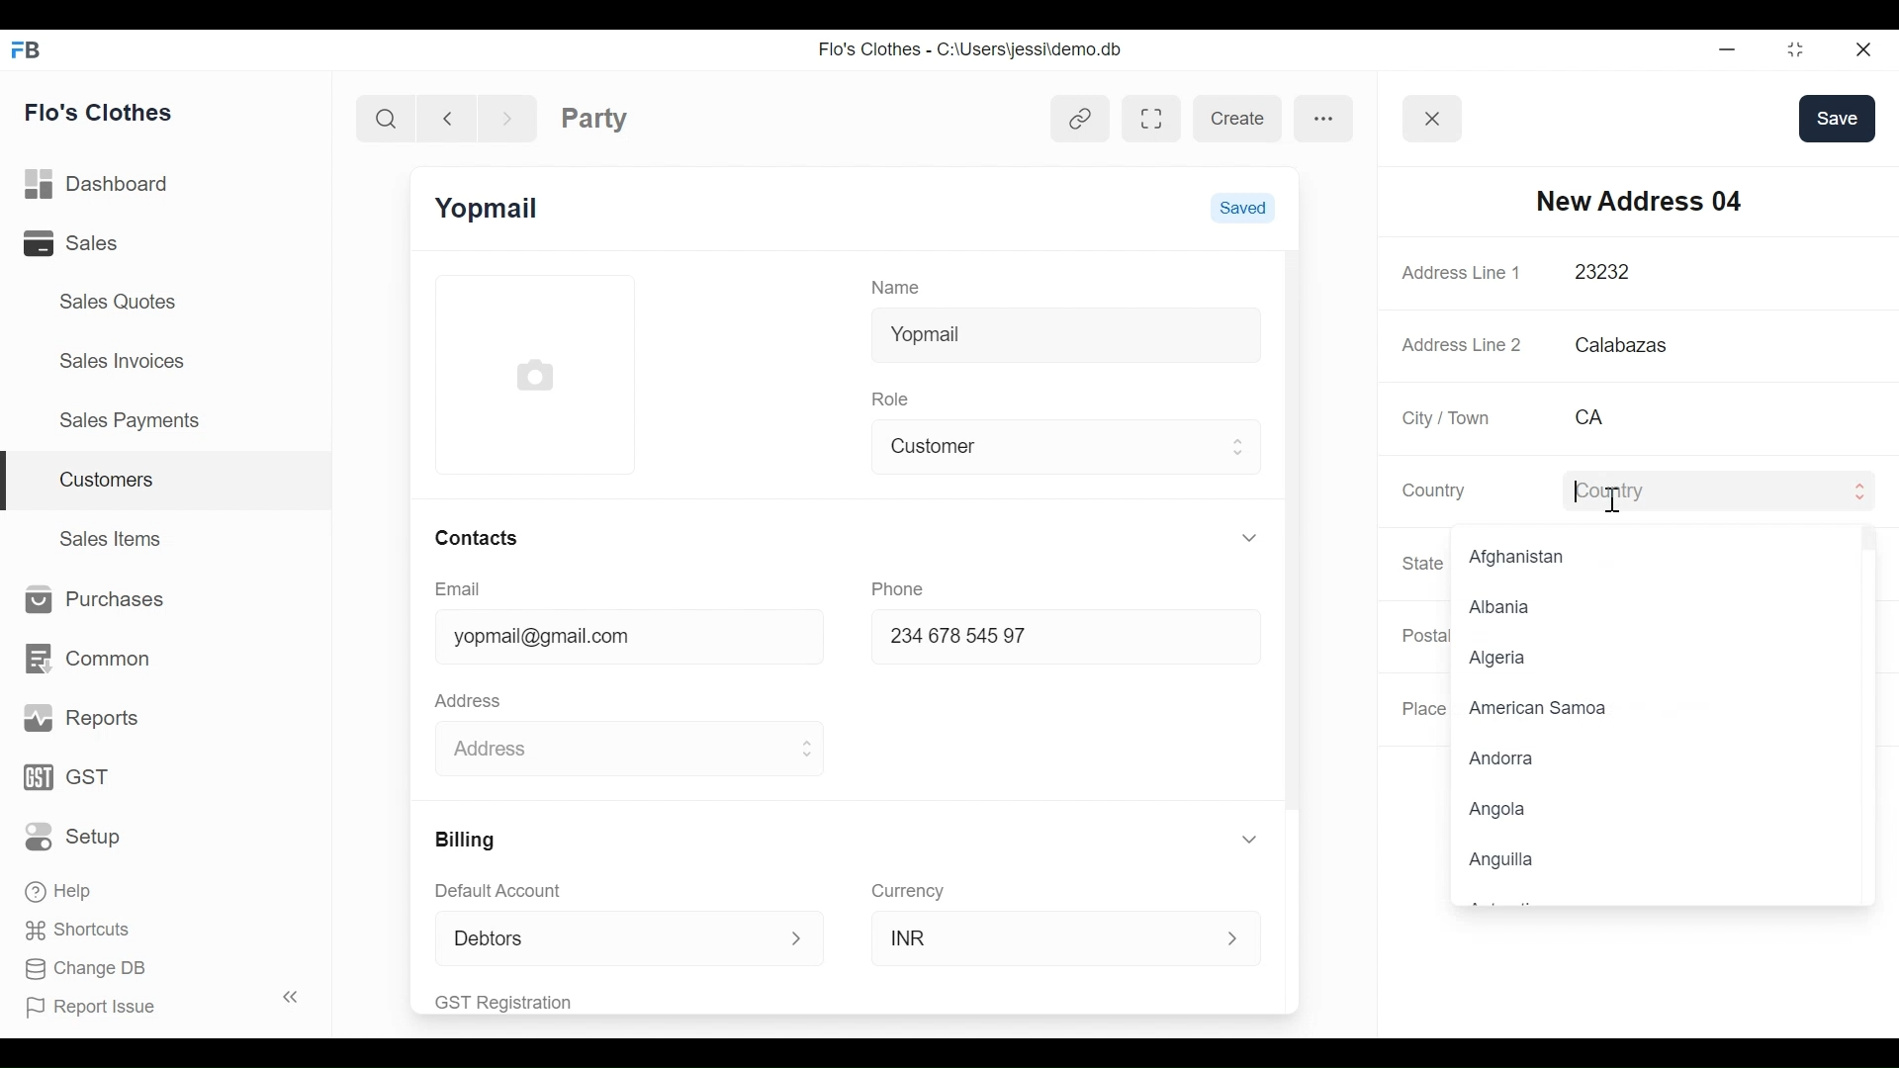 Image resolution: width=1899 pixels, height=1068 pixels. What do you see at coordinates (1430, 489) in the screenshot?
I see `Country` at bounding box center [1430, 489].